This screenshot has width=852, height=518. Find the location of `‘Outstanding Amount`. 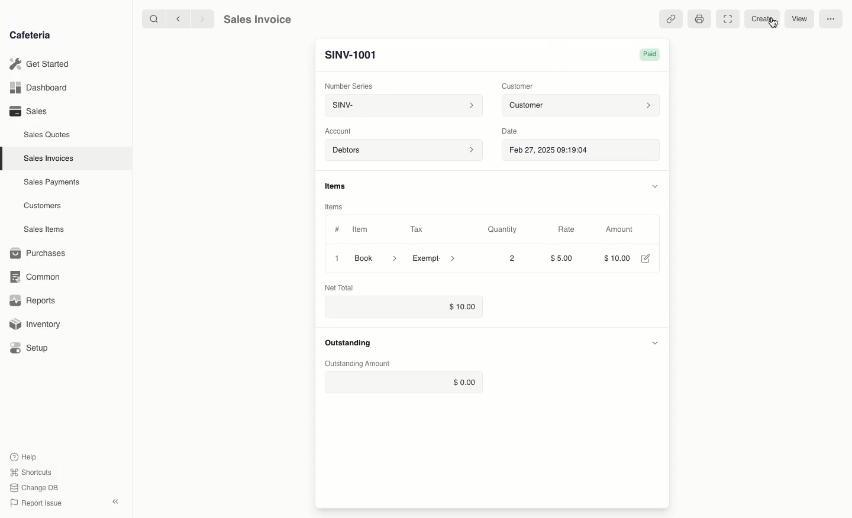

‘Outstanding Amount is located at coordinates (358, 364).